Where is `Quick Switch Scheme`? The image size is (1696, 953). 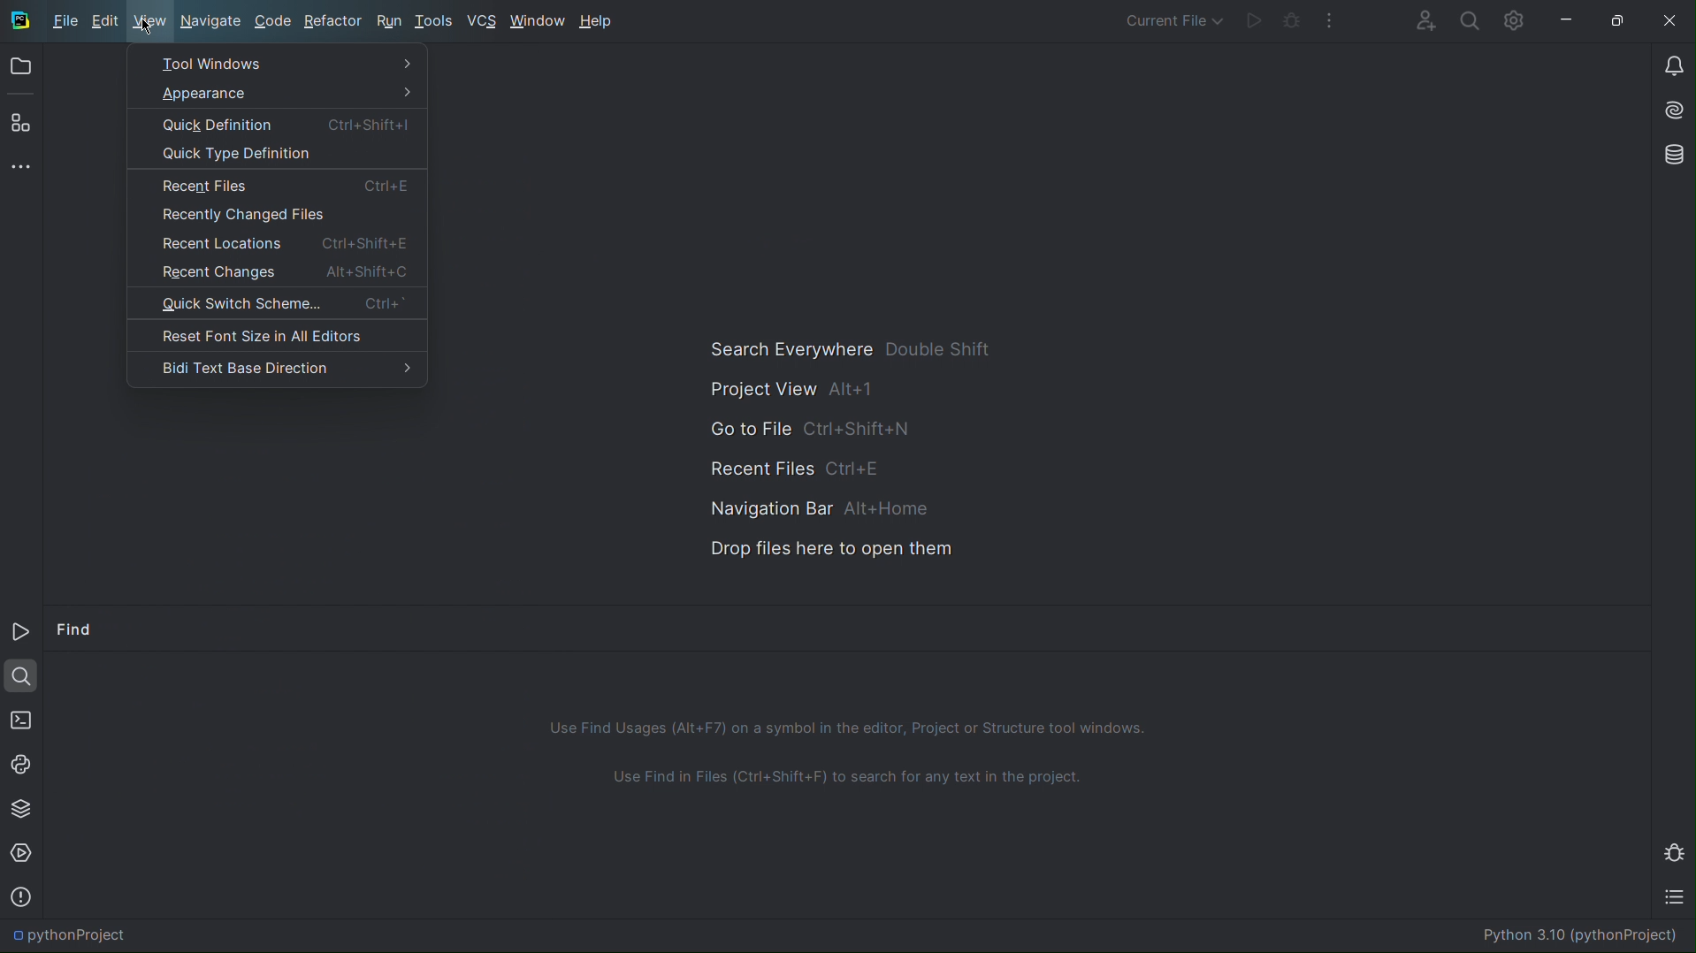
Quick Switch Scheme is located at coordinates (276, 306).